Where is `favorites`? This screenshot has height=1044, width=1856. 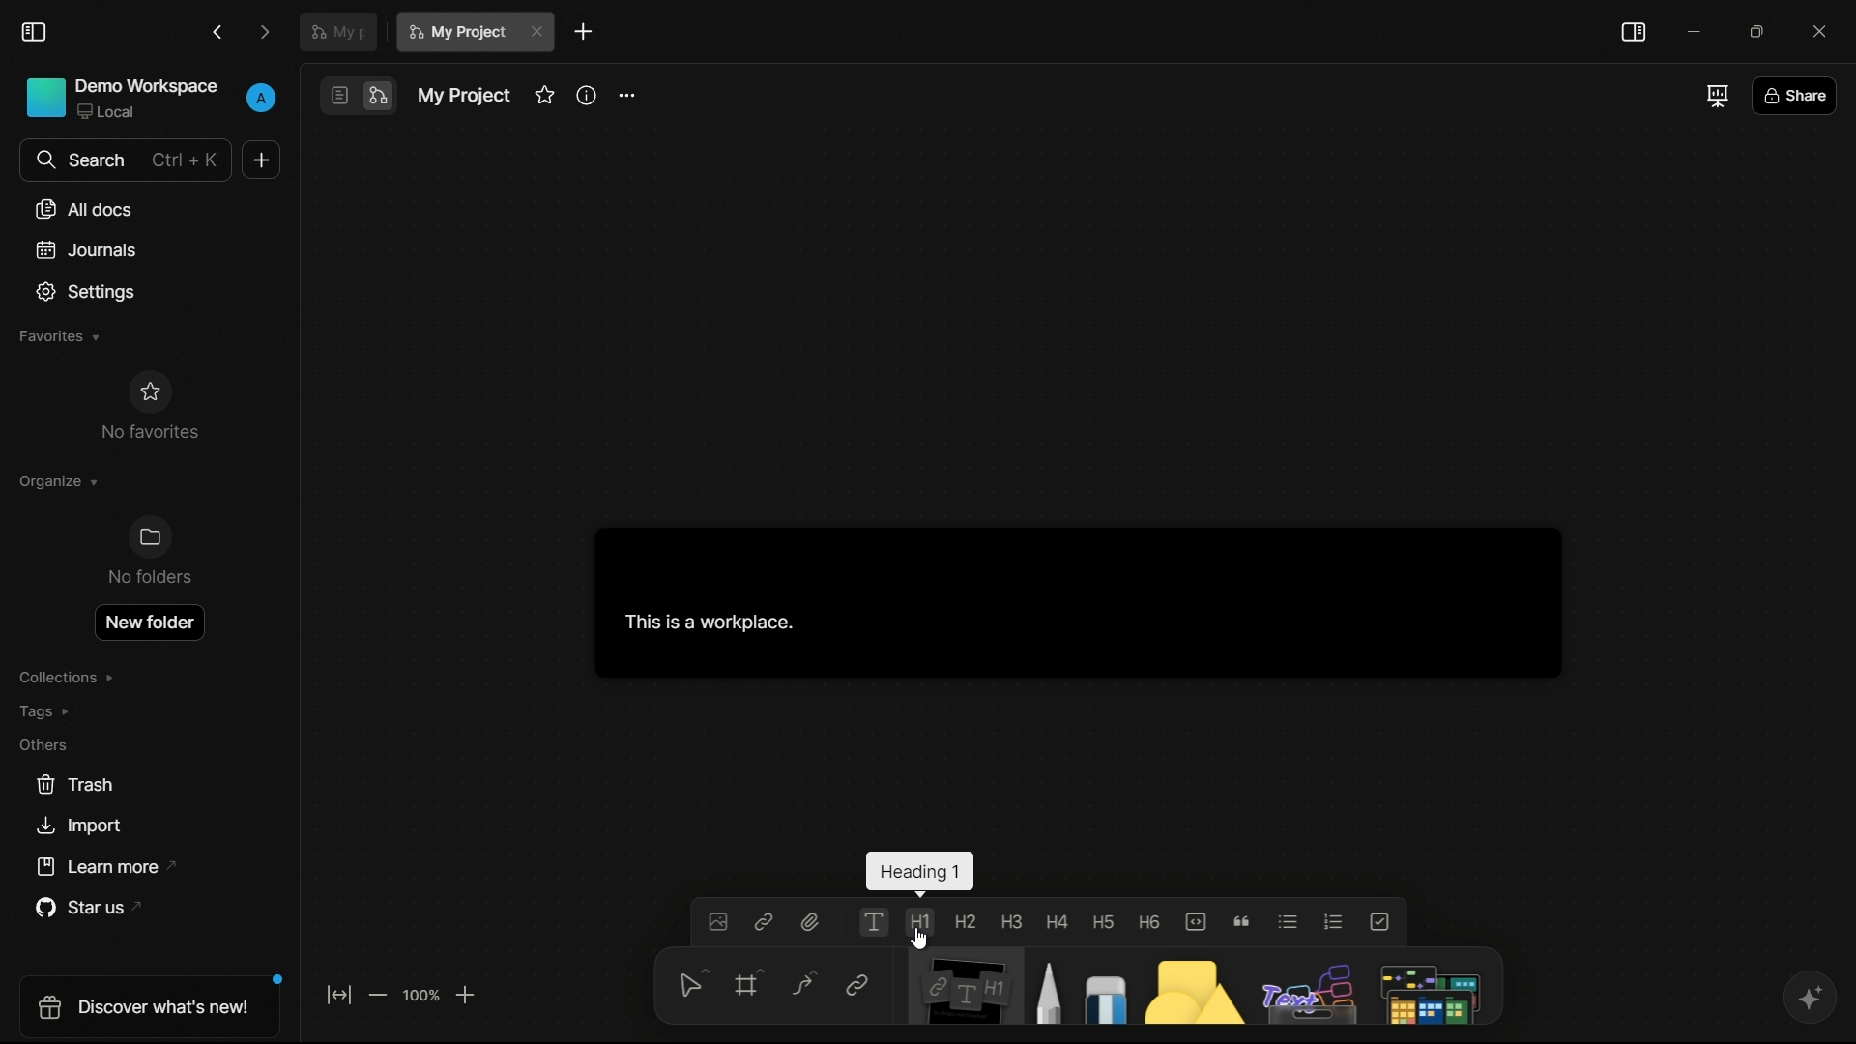
favorites is located at coordinates (59, 338).